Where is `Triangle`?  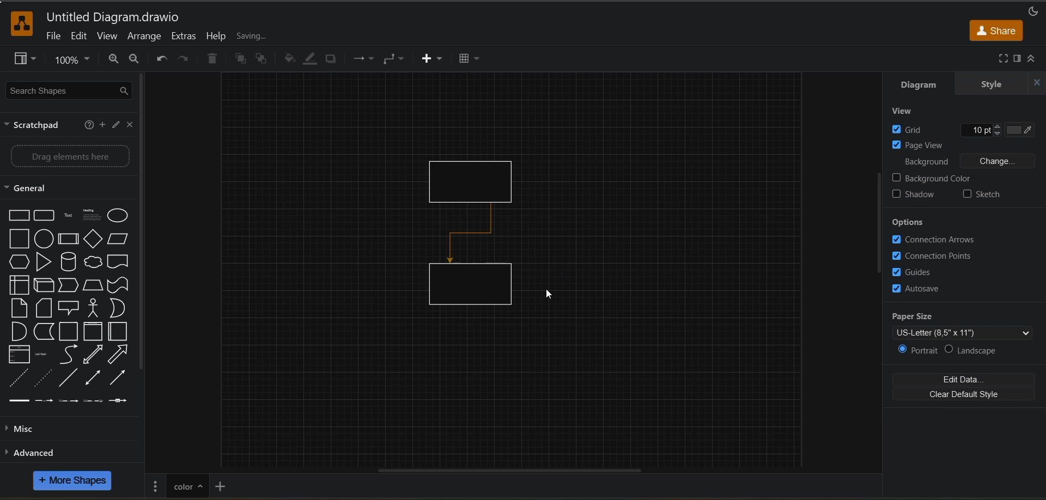
Triangle is located at coordinates (44, 262).